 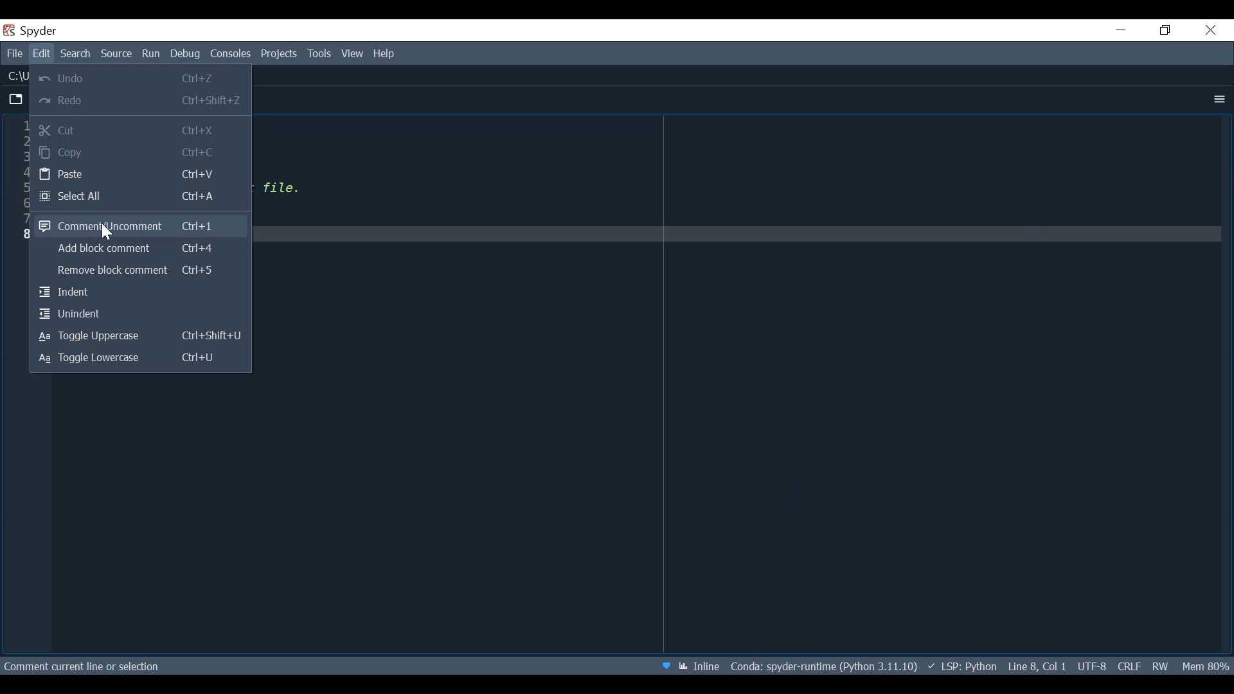 What do you see at coordinates (141, 153) in the screenshot?
I see `Copy` at bounding box center [141, 153].